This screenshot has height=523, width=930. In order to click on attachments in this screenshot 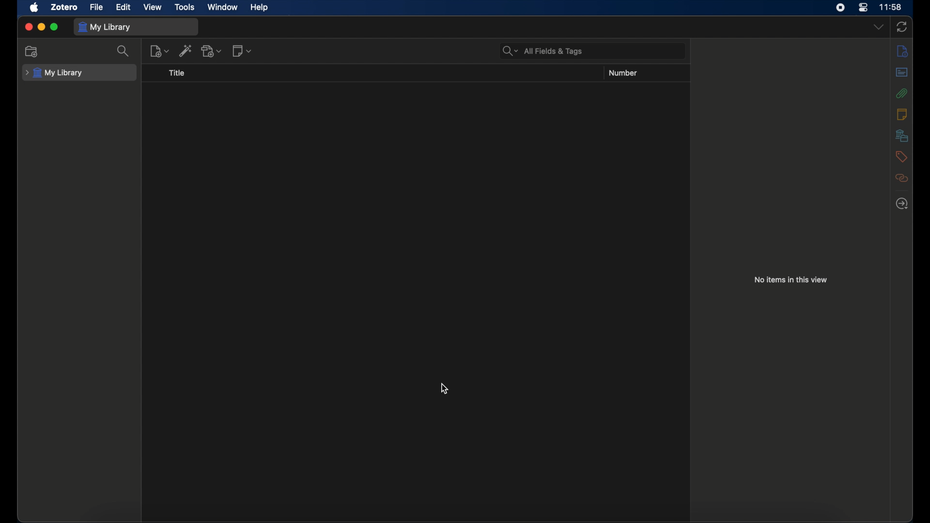, I will do `click(901, 93)`.